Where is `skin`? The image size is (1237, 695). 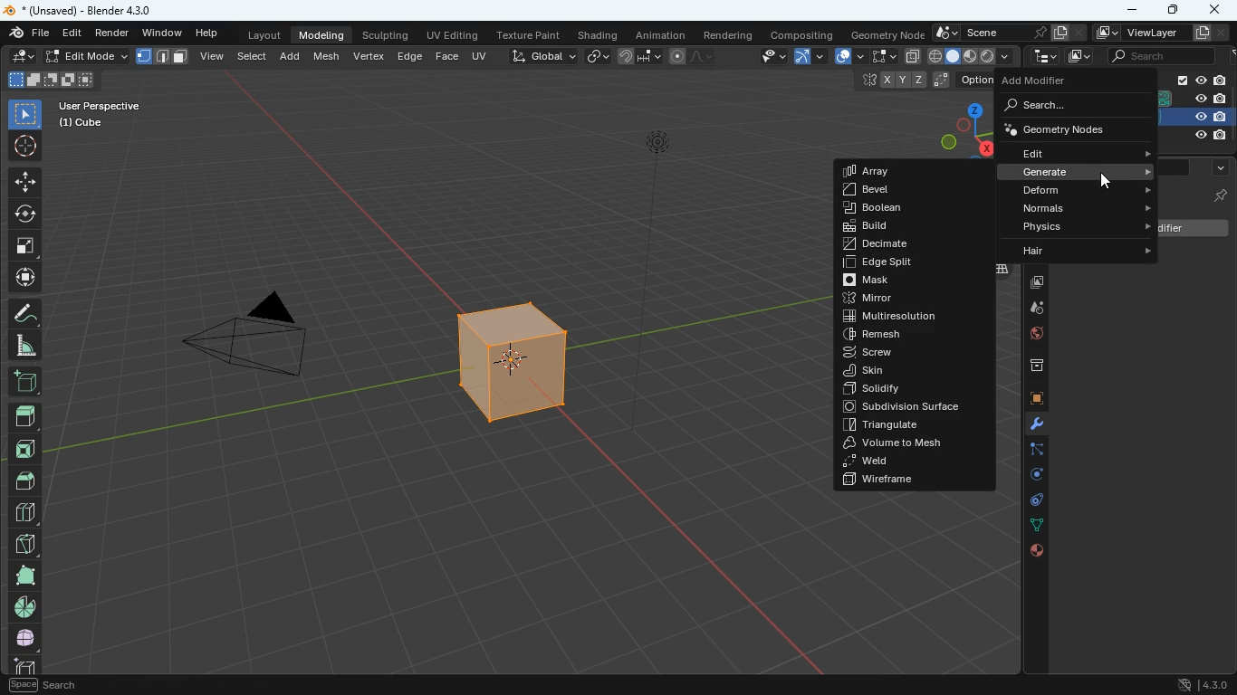 skin is located at coordinates (898, 371).